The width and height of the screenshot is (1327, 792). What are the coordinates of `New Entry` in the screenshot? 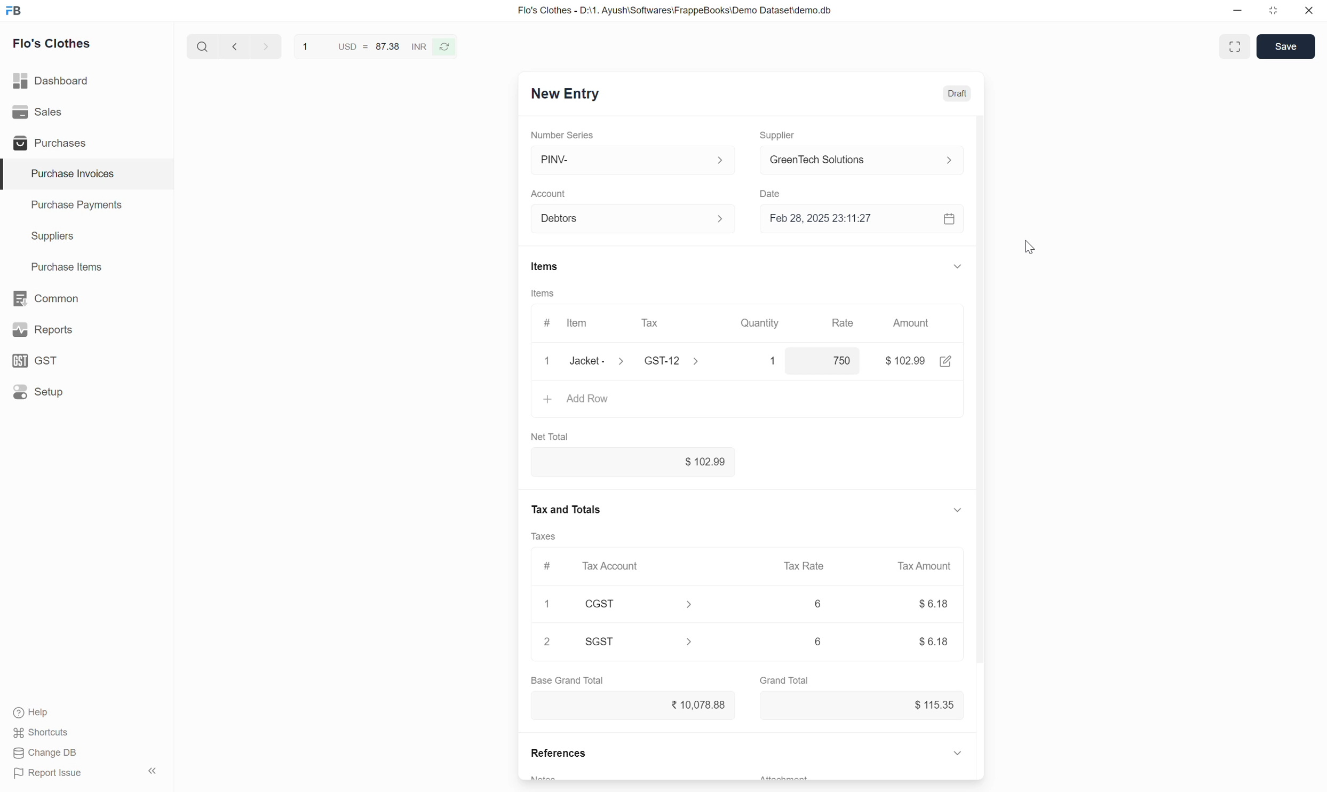 It's located at (566, 94).